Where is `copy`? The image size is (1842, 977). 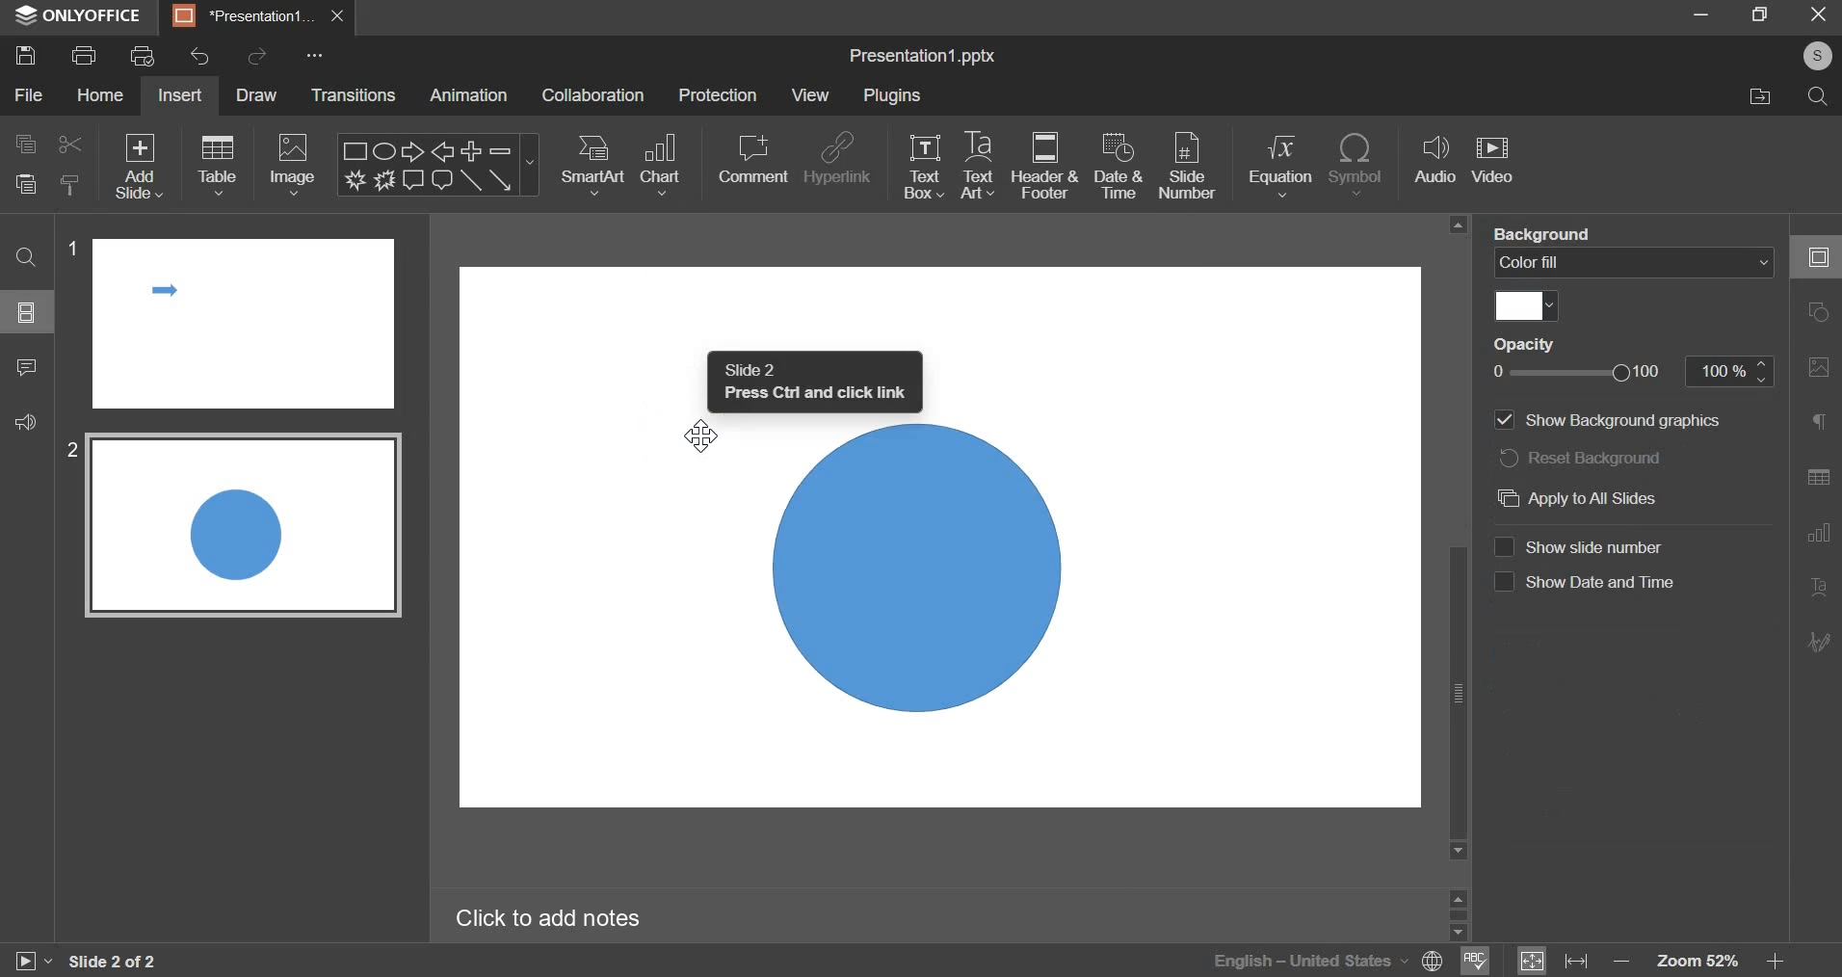
copy is located at coordinates (25, 144).